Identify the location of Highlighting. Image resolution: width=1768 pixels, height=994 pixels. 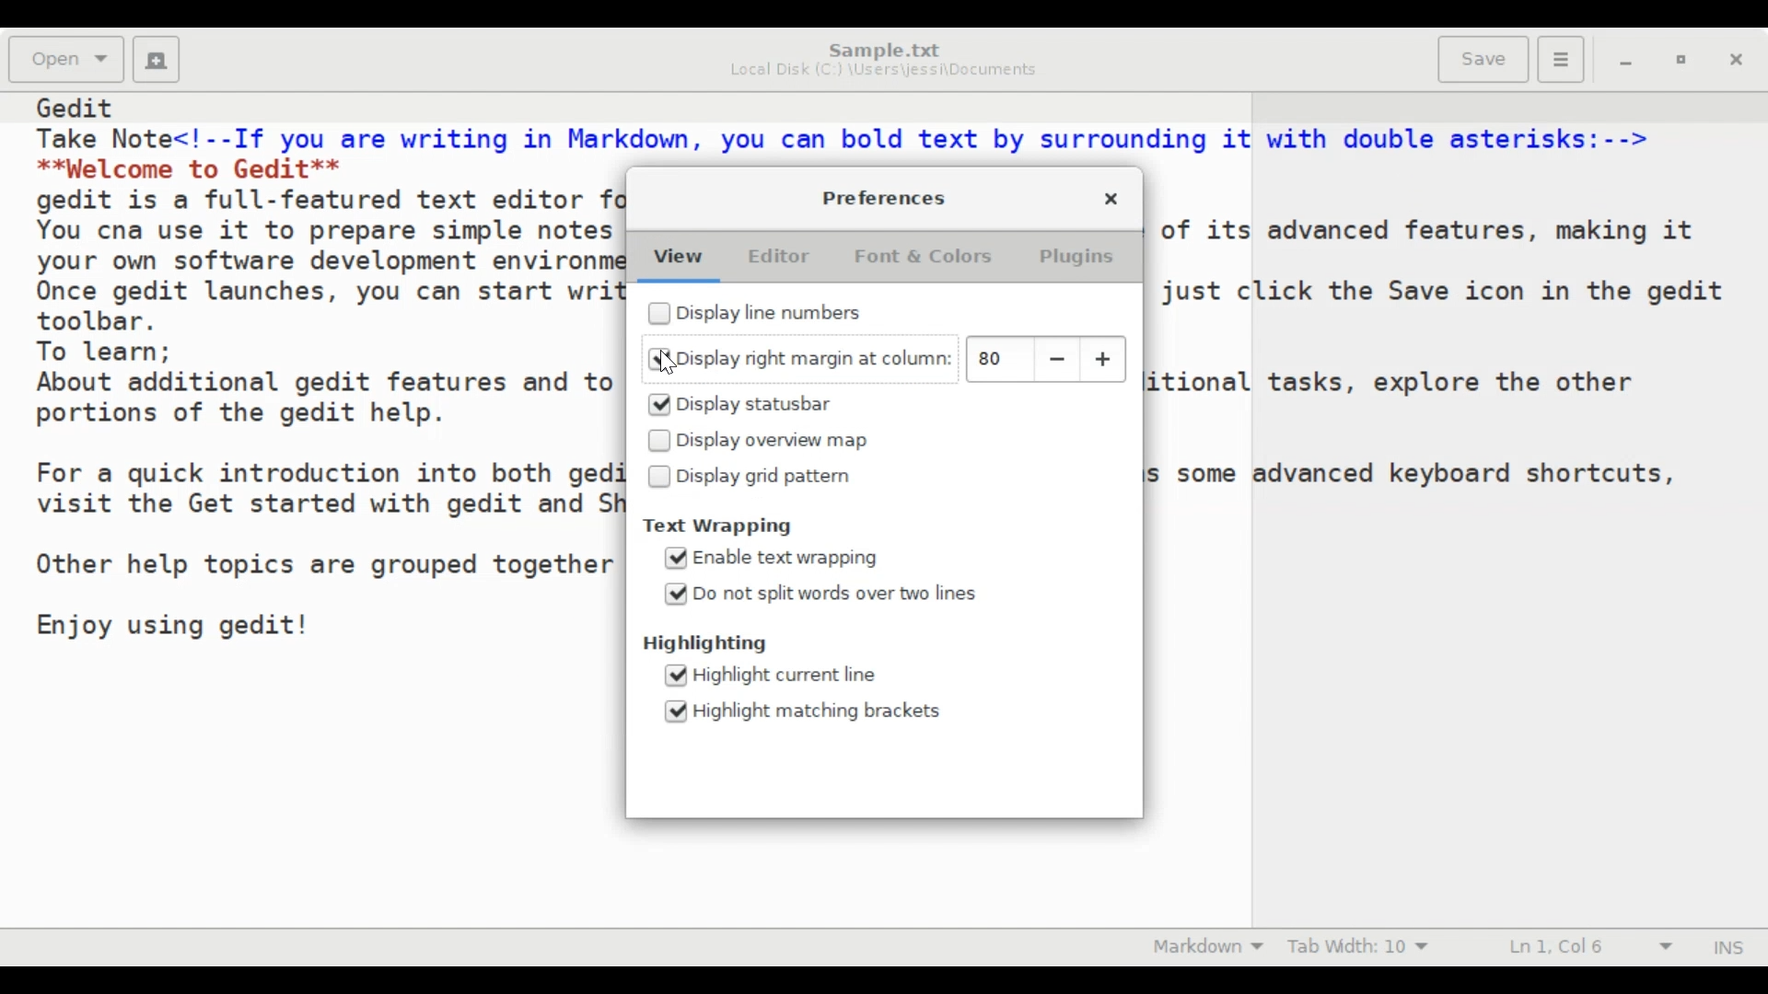
(708, 642).